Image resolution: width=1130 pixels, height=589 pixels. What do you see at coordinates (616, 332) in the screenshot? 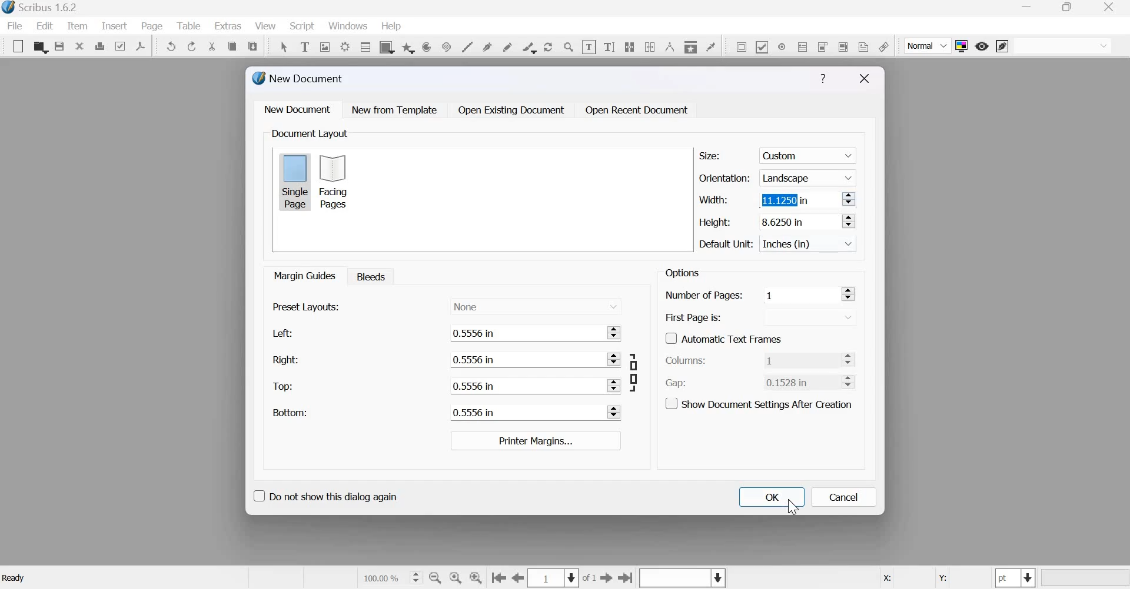
I see `Increase and Decrease` at bounding box center [616, 332].